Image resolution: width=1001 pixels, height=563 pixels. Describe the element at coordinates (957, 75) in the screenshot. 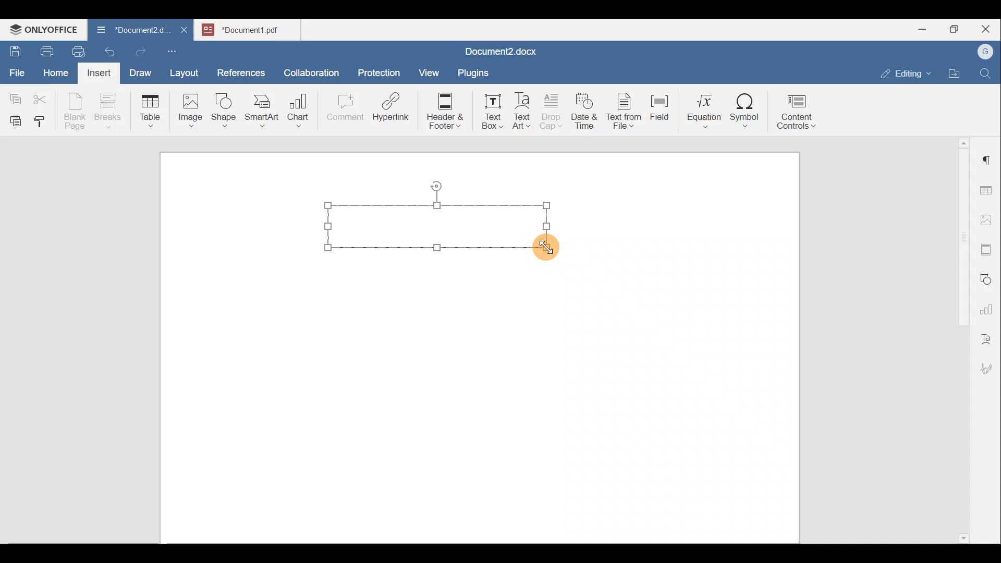

I see `Open file location` at that location.